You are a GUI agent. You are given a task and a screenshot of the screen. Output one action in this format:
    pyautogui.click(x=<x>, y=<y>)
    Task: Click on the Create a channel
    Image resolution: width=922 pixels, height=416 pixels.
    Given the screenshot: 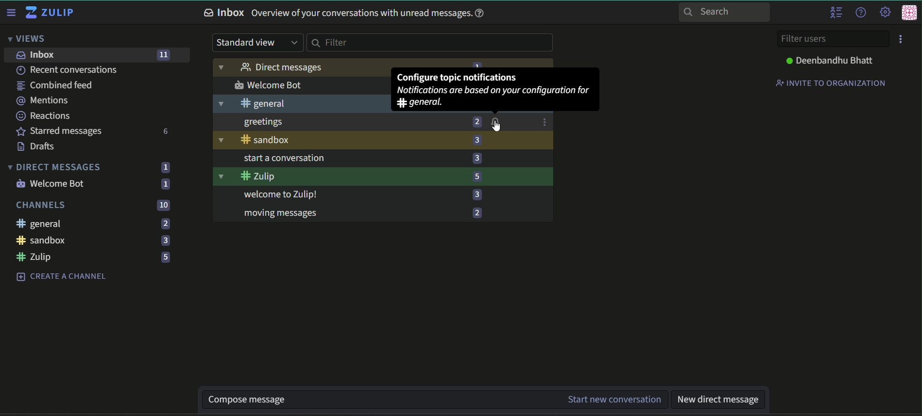 What is the action you would take?
    pyautogui.click(x=62, y=277)
    